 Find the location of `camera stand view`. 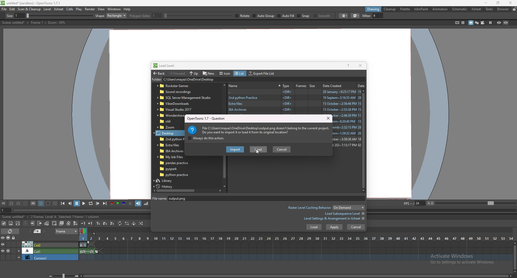

camera stand view is located at coordinates (470, 23).